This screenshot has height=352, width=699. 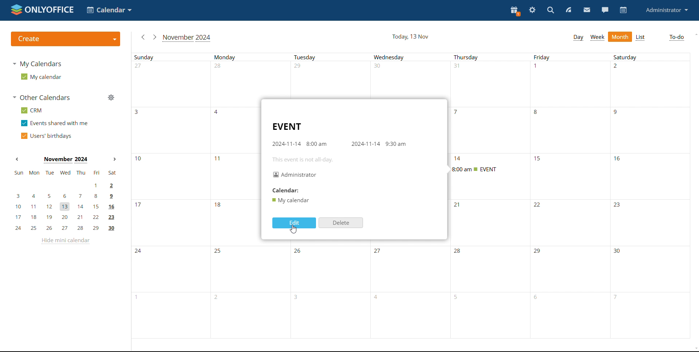 What do you see at coordinates (695, 34) in the screenshot?
I see `scroll up` at bounding box center [695, 34].